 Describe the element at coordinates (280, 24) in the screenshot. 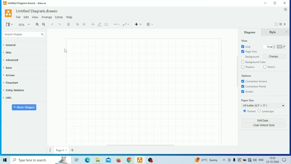

I see `Format` at that location.